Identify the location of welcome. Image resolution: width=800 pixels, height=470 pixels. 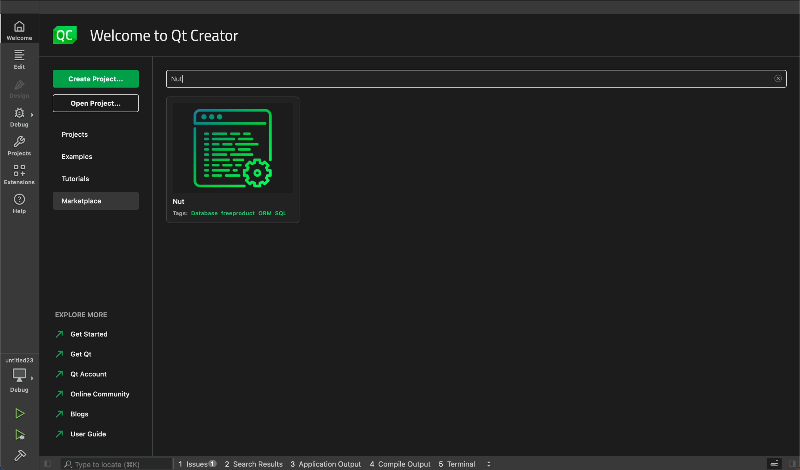
(21, 29).